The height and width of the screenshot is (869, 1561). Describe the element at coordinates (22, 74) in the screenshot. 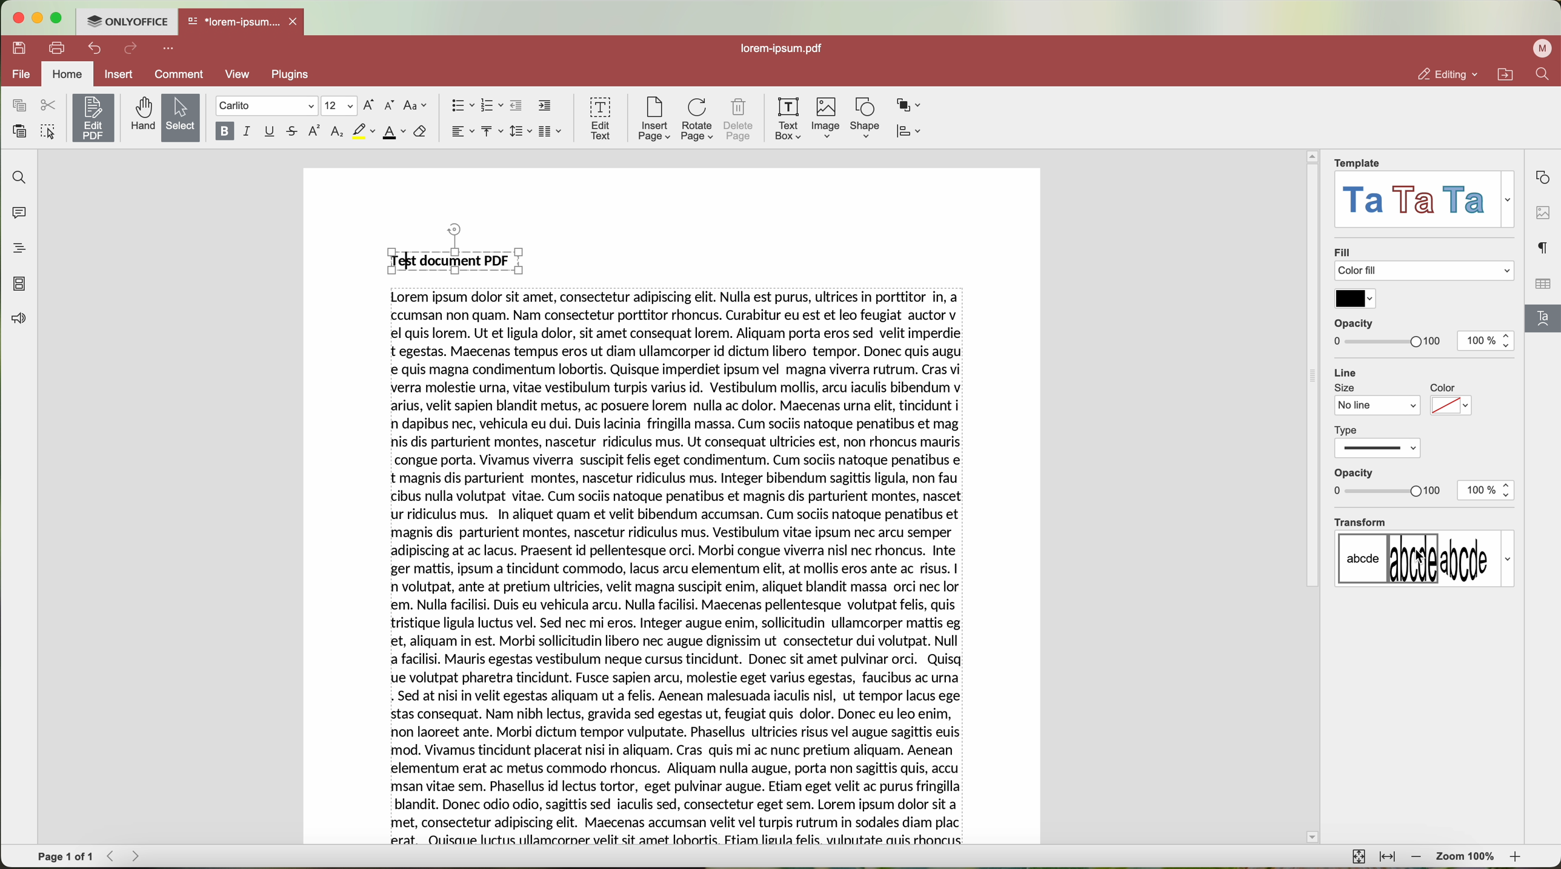

I see `file` at that location.